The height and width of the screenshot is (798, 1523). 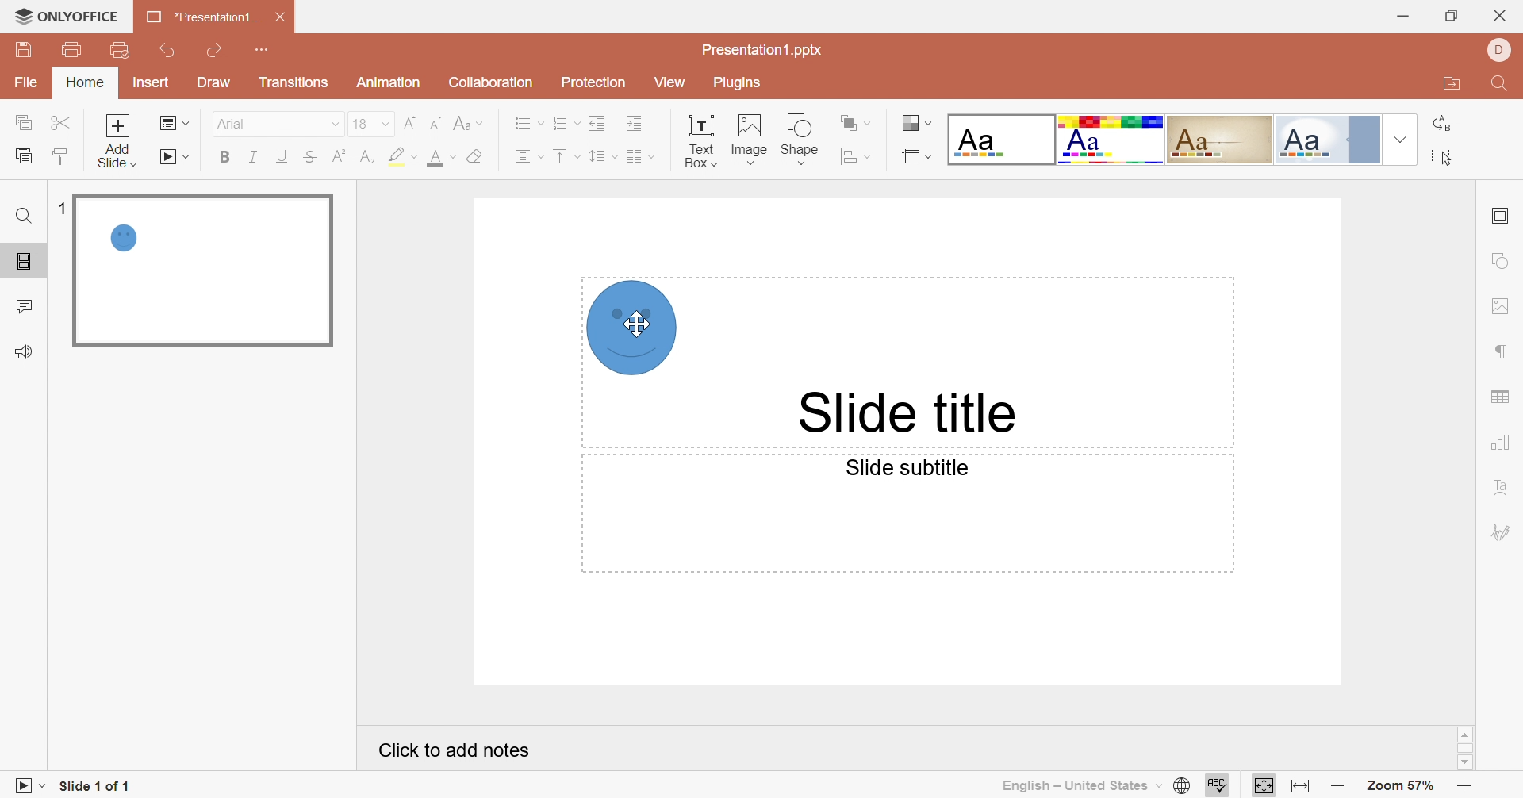 What do you see at coordinates (456, 750) in the screenshot?
I see `Click to add notes` at bounding box center [456, 750].